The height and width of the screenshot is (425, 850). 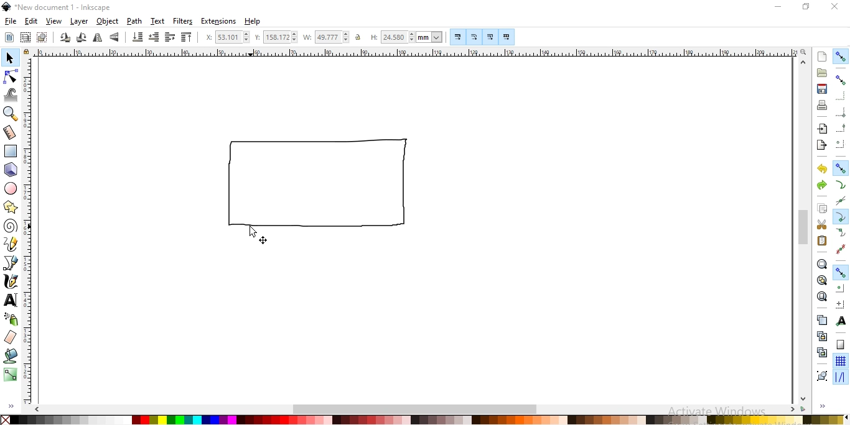 I want to click on raise selection one step, so click(x=169, y=36).